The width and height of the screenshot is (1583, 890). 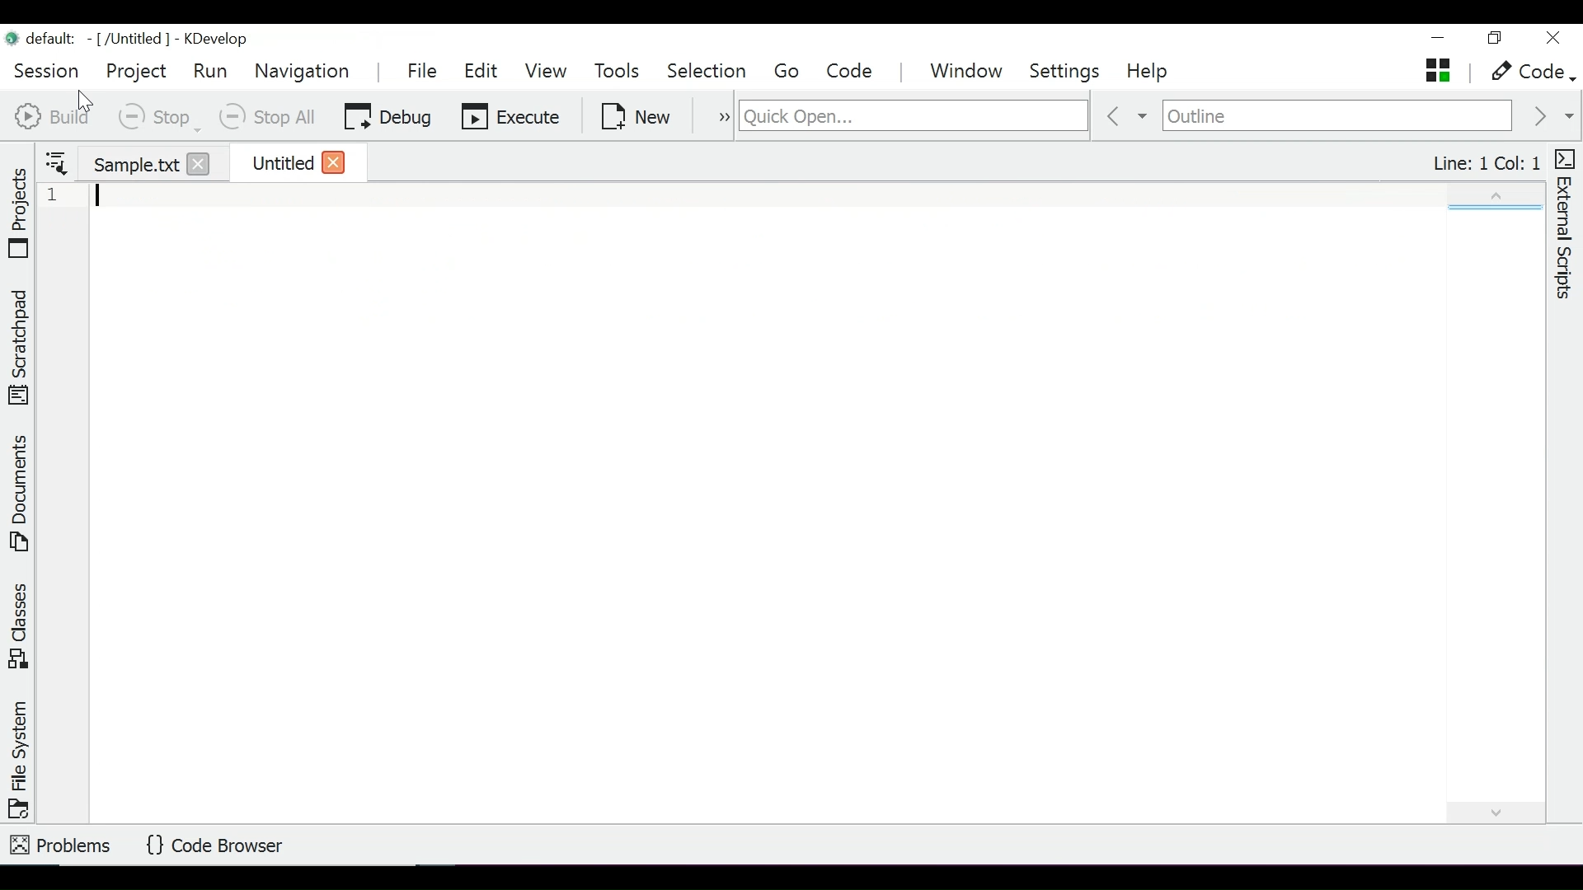 What do you see at coordinates (1488, 162) in the screenshot?
I see `Line and Column` at bounding box center [1488, 162].